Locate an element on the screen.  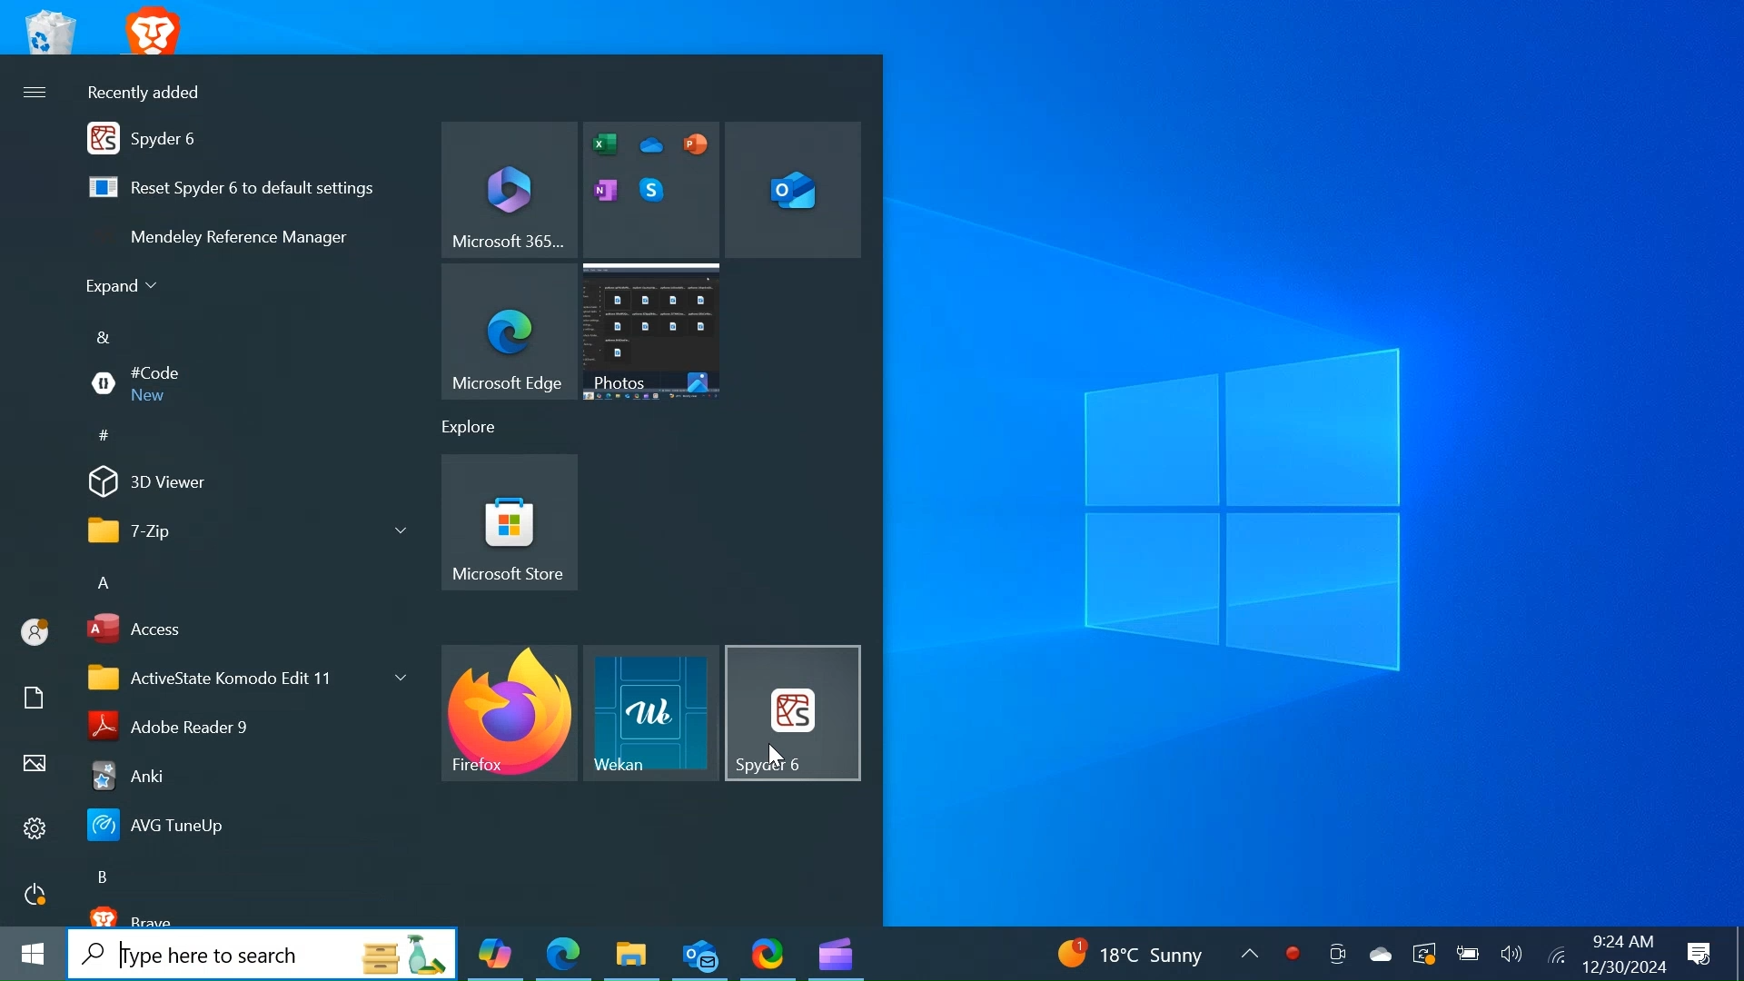
Microsoft Edge is located at coordinates (506, 332).